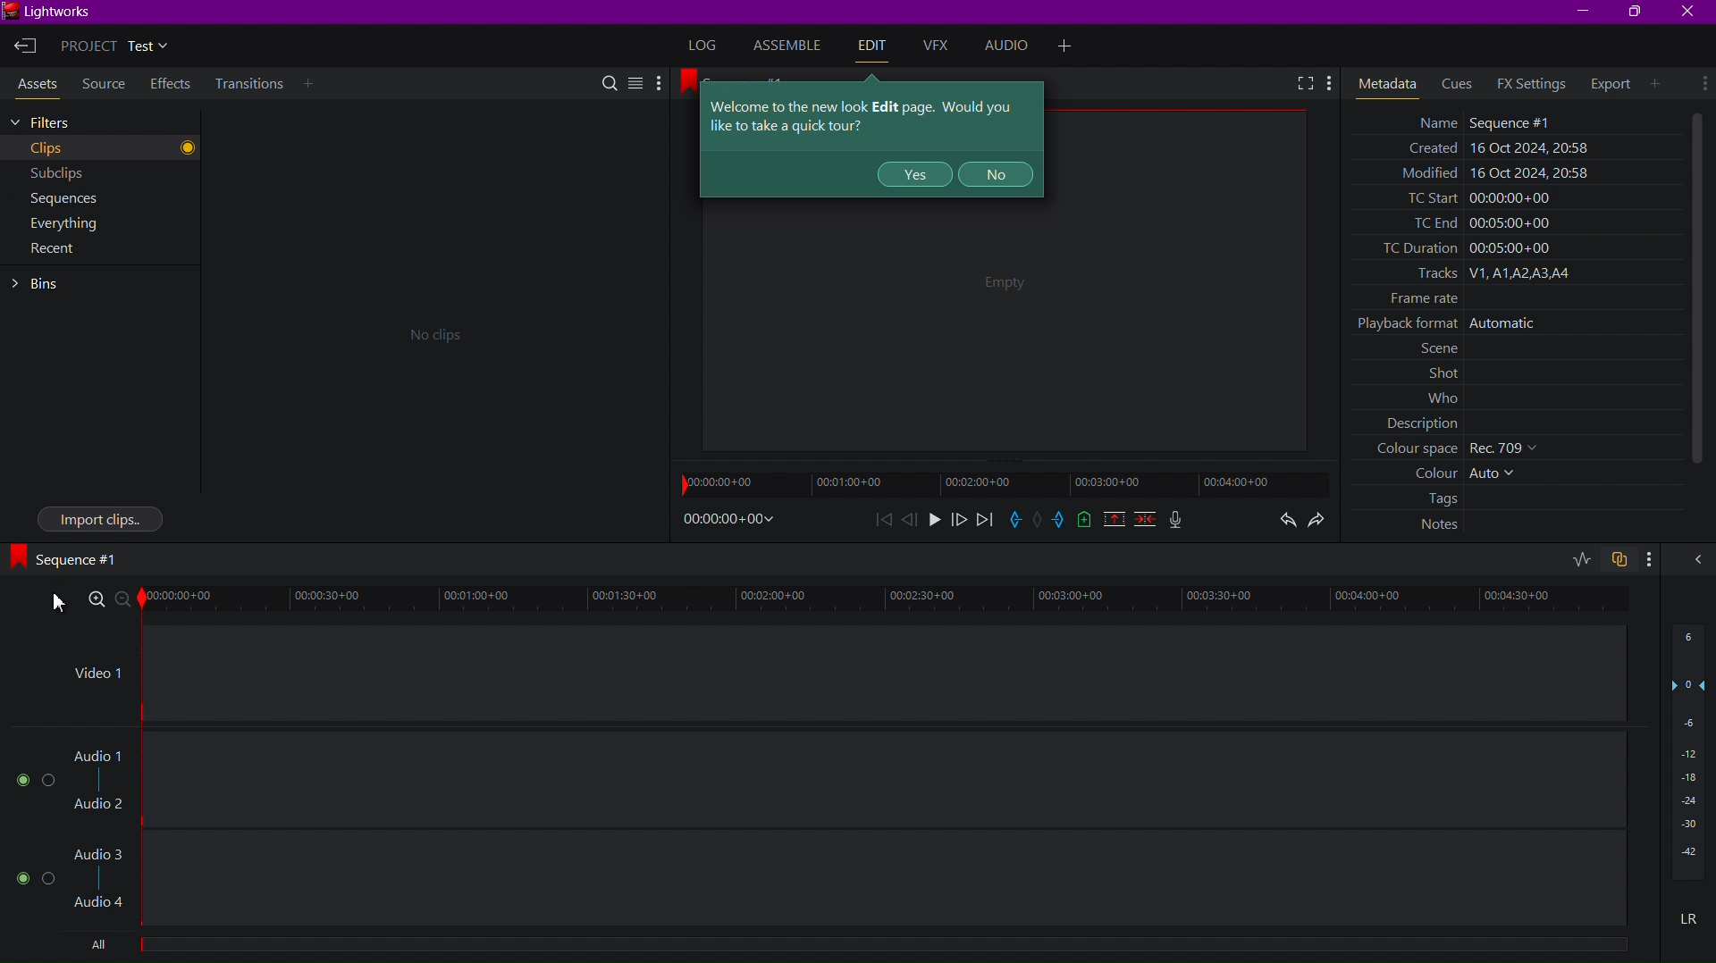 This screenshot has height=963, width=1716. What do you see at coordinates (1029, 523) in the screenshot?
I see `Control` at bounding box center [1029, 523].